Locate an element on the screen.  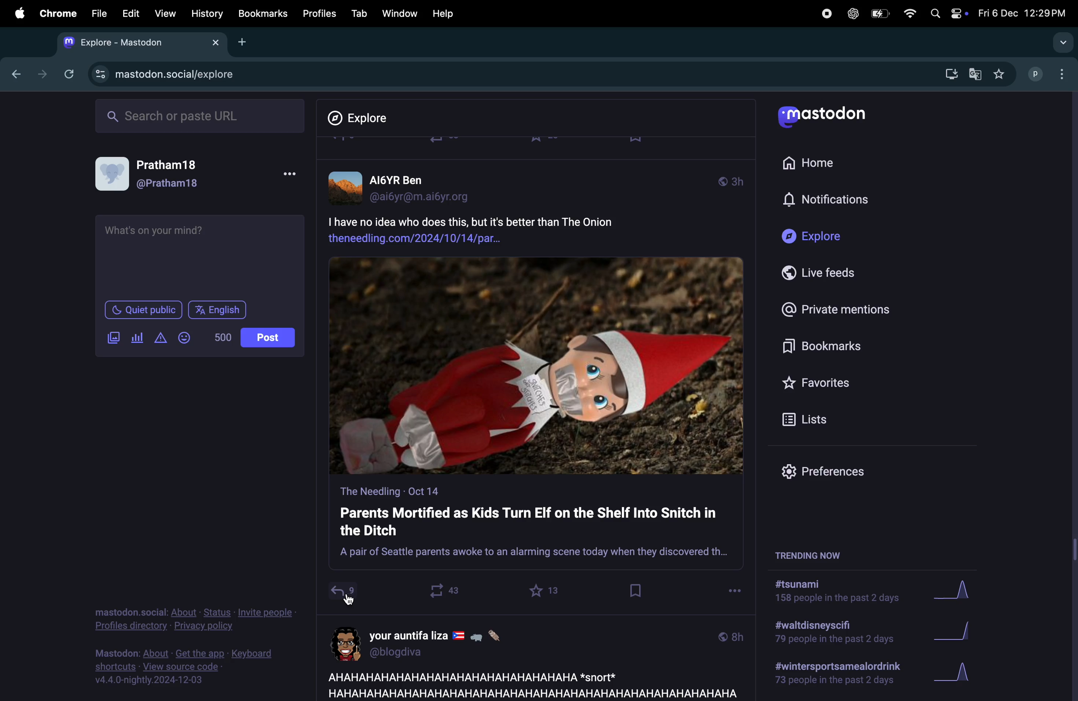
Explore is located at coordinates (365, 118).